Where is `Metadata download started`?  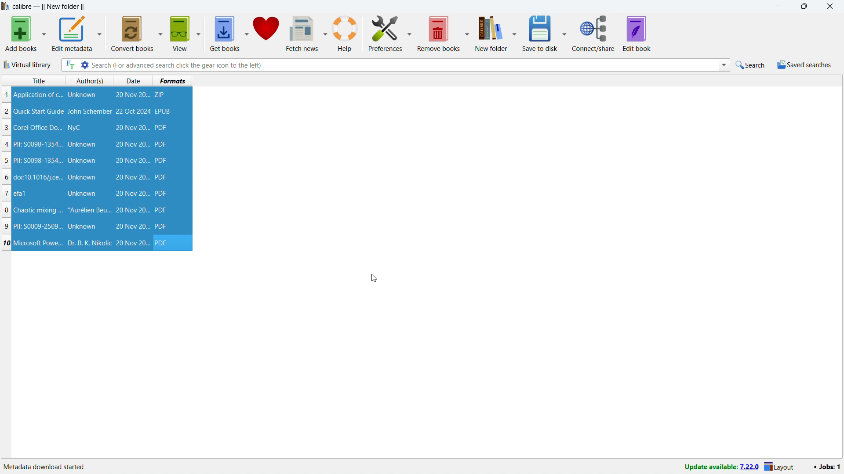 Metadata download started is located at coordinates (44, 465).